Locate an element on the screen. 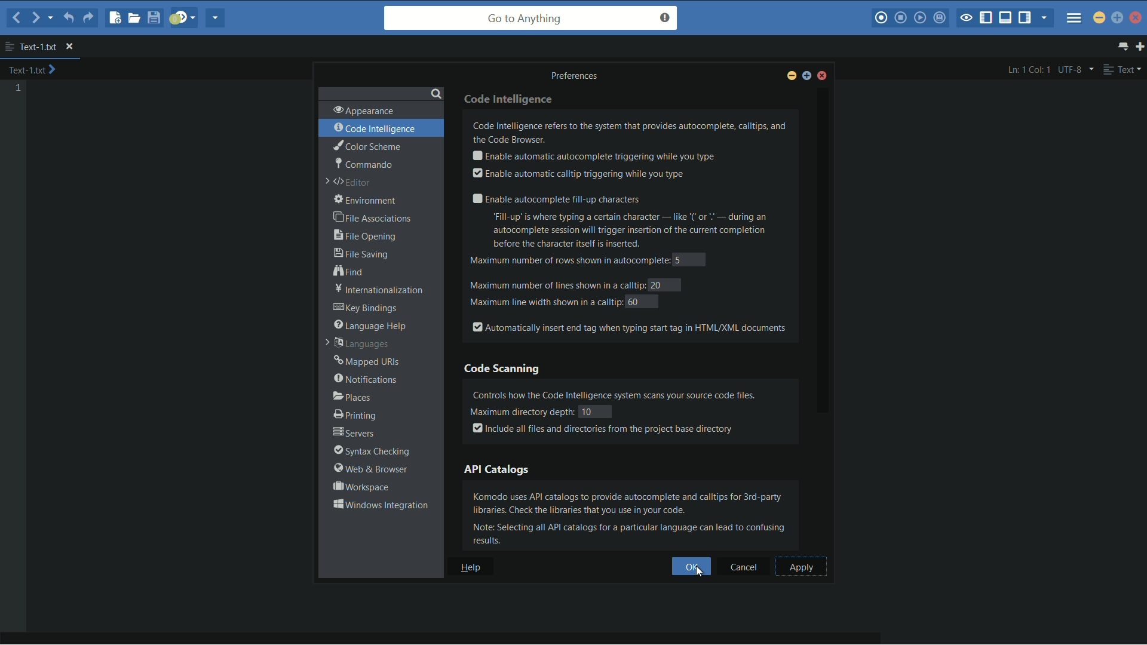 This screenshot has height=645, width=1147. Preferences is located at coordinates (579, 75).